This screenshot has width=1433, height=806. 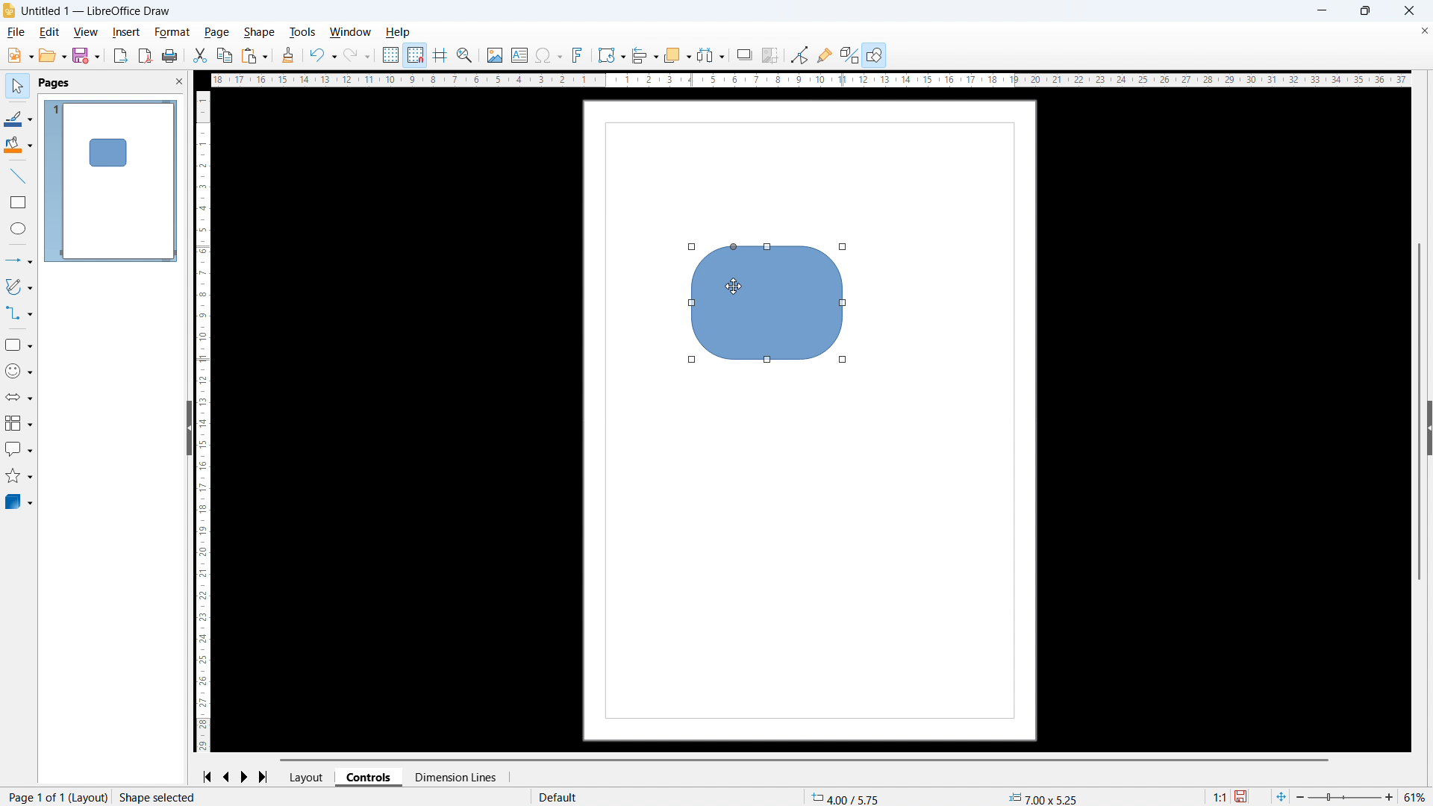 I want to click on Insert symbols , so click(x=549, y=56).